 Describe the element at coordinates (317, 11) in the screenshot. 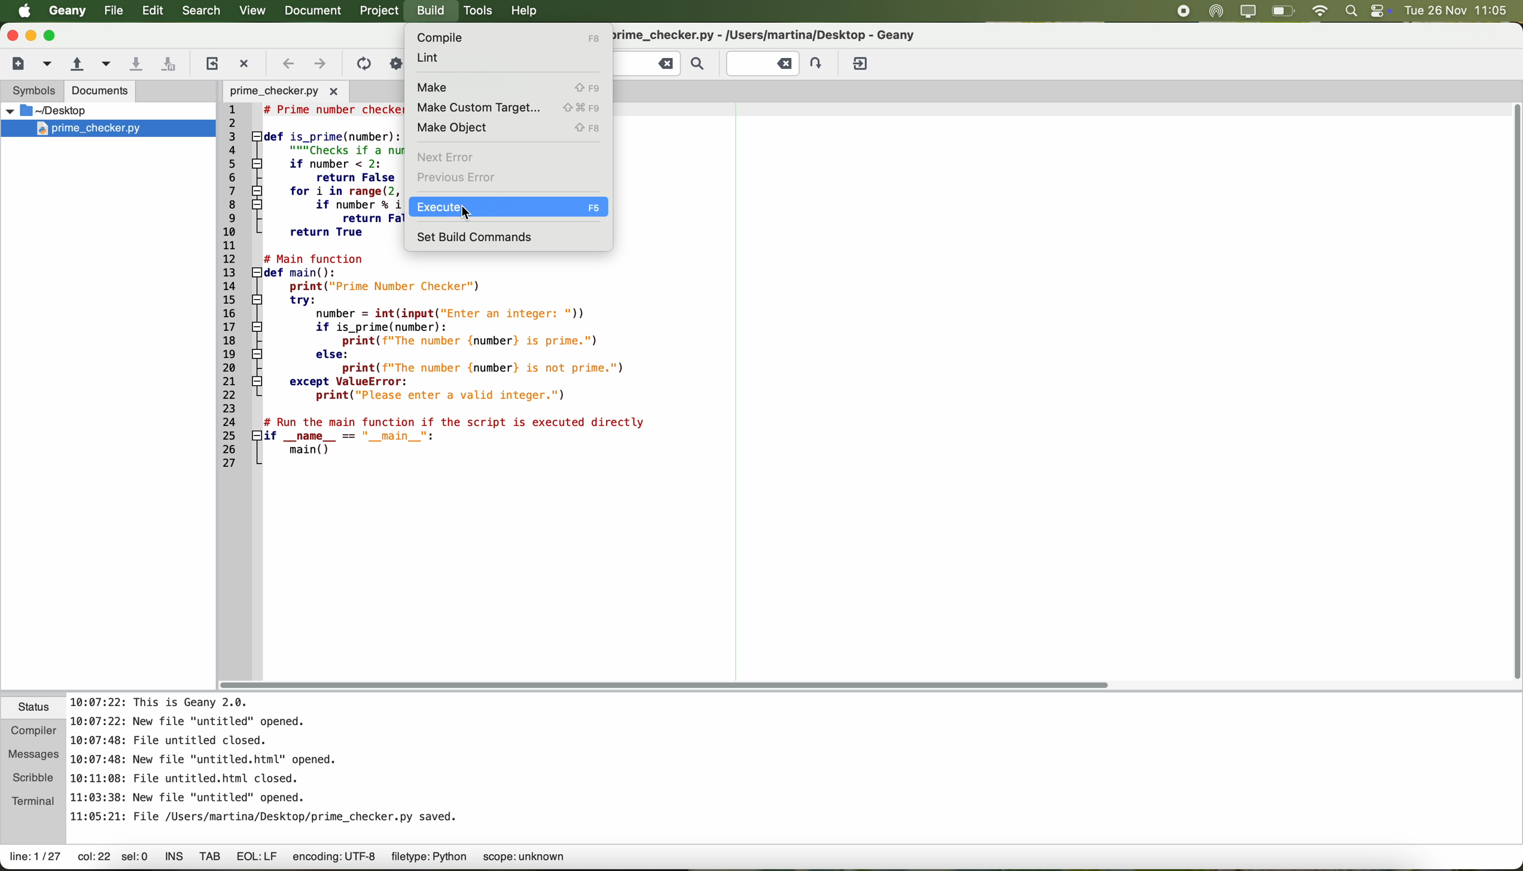

I see `document` at that location.